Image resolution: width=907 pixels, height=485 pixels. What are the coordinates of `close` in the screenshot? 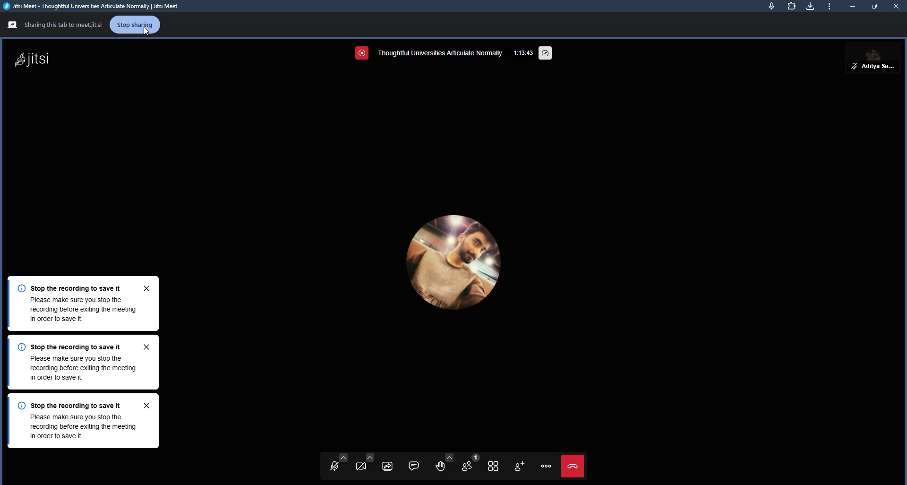 It's located at (148, 406).